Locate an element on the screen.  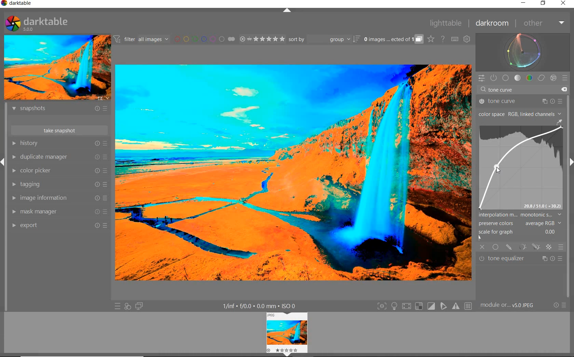
tone curve is located at coordinates (521, 91).